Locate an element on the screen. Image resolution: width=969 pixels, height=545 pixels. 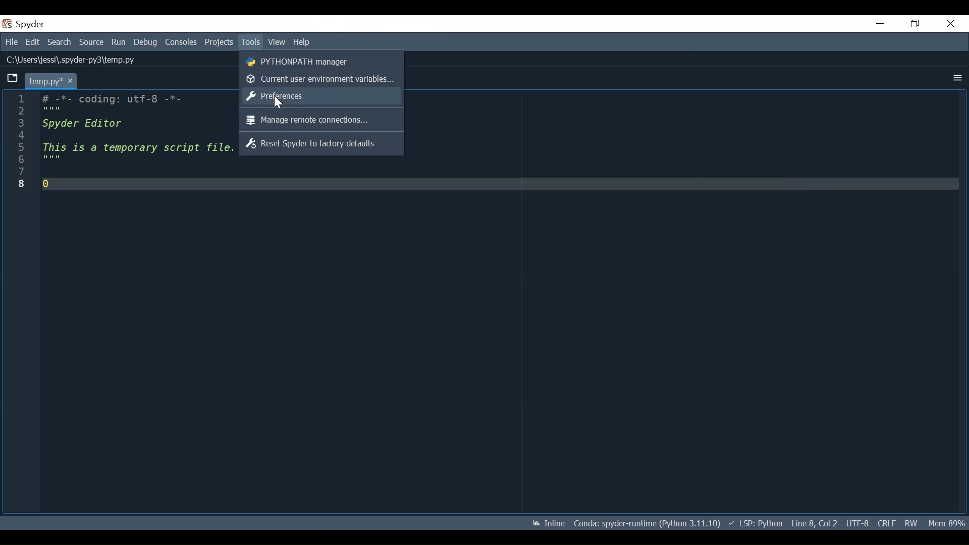
Run is located at coordinates (120, 42).